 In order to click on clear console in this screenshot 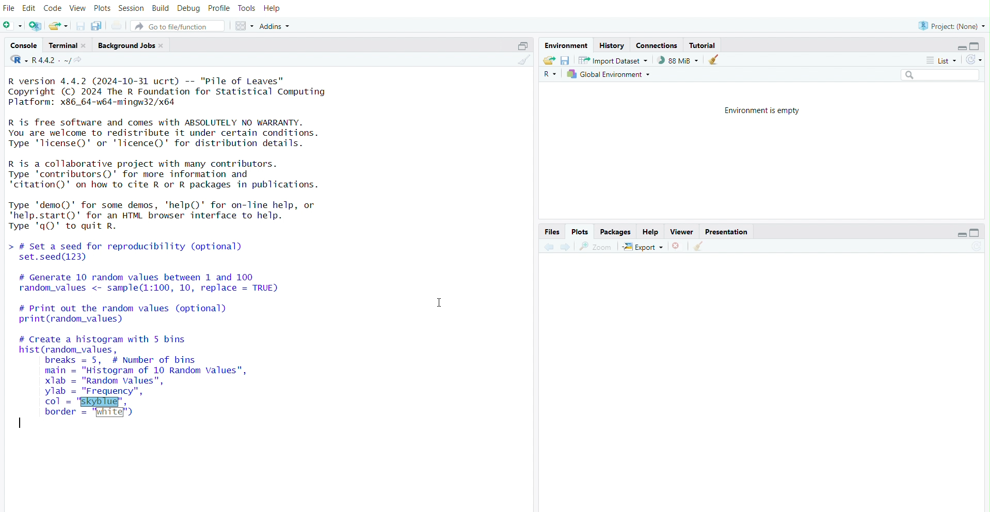, I will do `click(522, 60)`.